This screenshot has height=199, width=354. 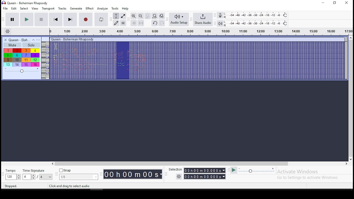 What do you see at coordinates (260, 15) in the screenshot?
I see `recording level` at bounding box center [260, 15].